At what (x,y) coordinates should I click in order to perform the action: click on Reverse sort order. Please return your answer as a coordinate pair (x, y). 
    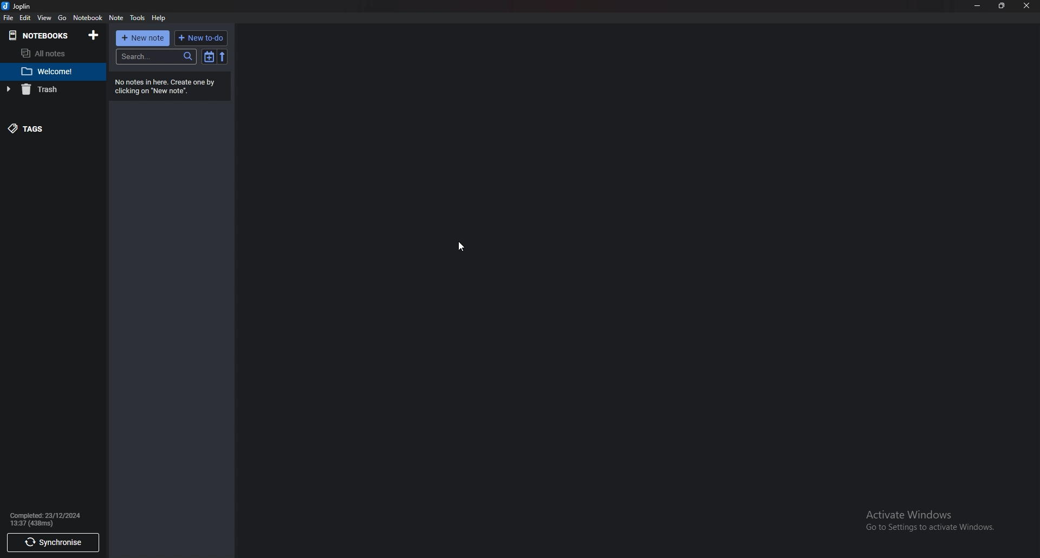
    Looking at the image, I should click on (222, 56).